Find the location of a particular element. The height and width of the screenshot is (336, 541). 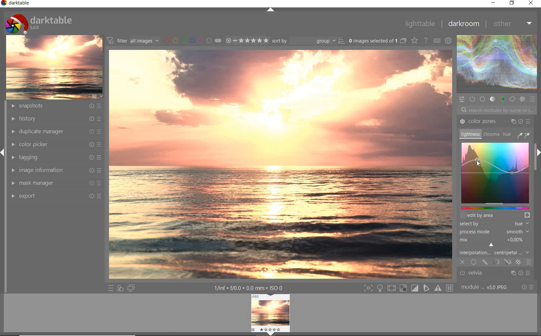

EXPORT is located at coordinates (56, 195).